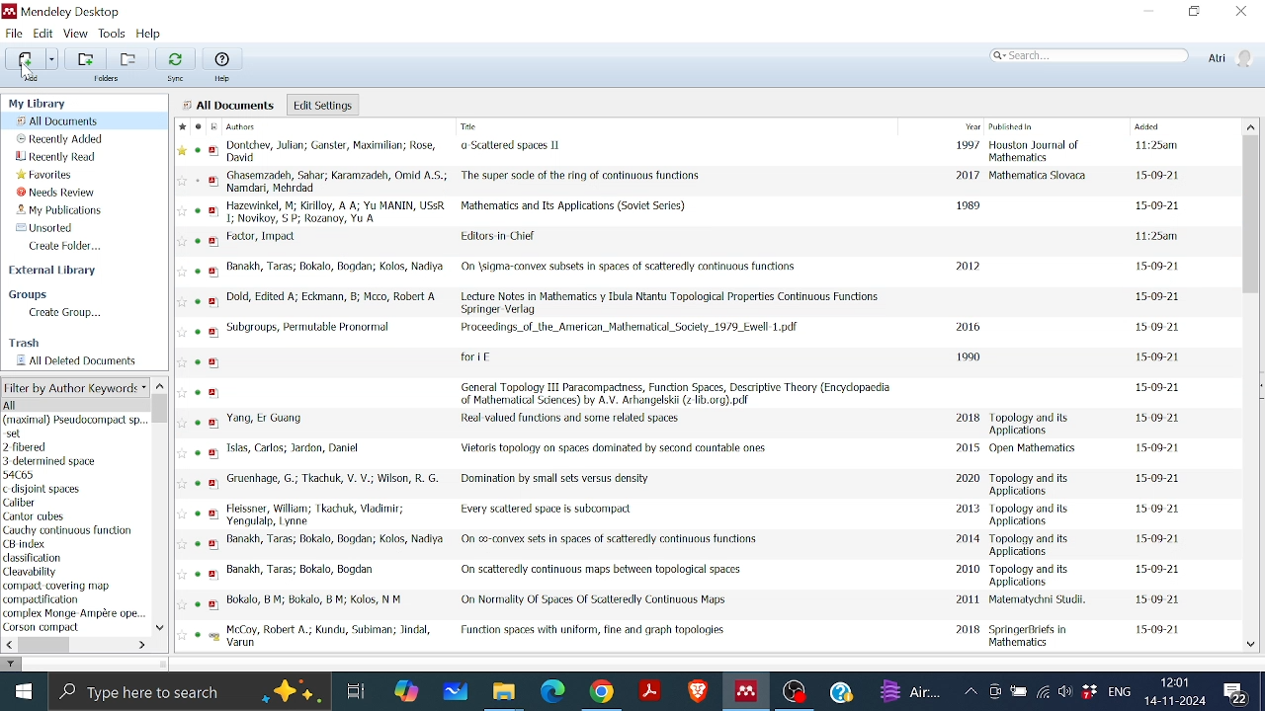  What do you see at coordinates (198, 393) in the screenshot?
I see `read status` at bounding box center [198, 393].